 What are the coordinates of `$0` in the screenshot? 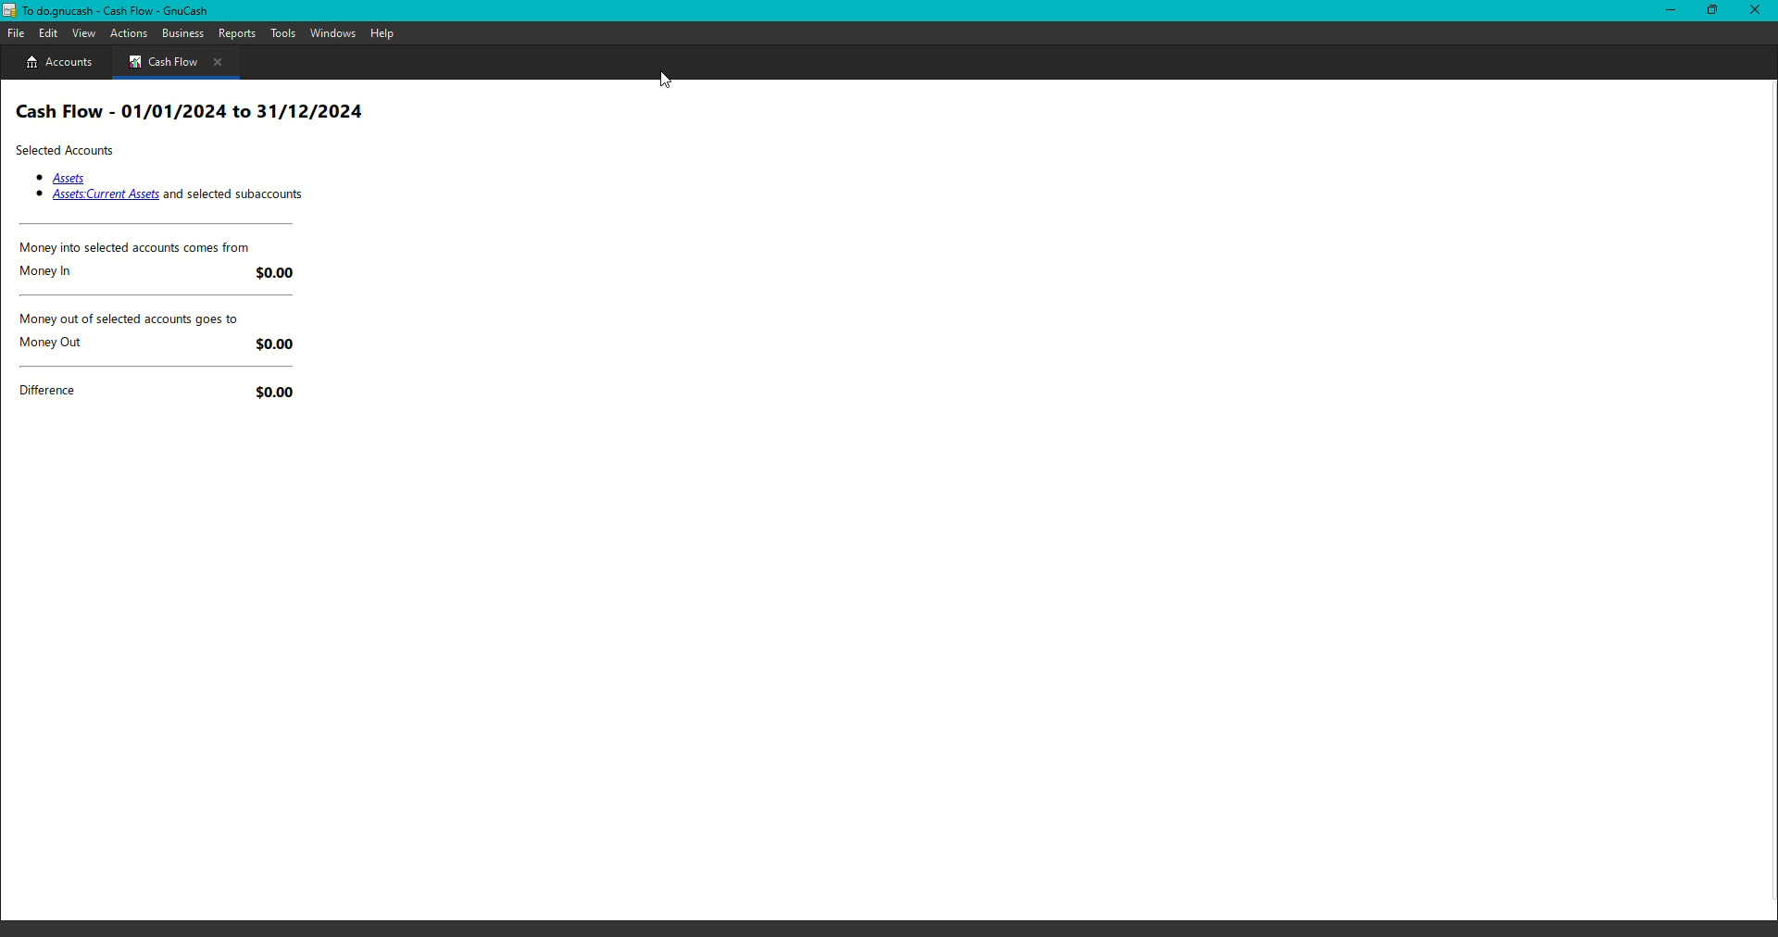 It's located at (277, 394).